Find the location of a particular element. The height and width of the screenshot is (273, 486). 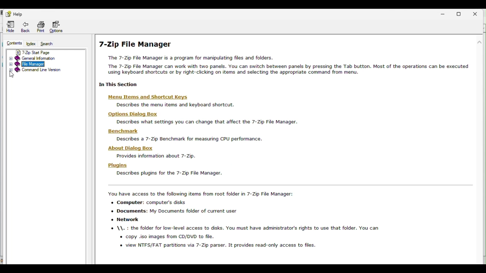

General information  is located at coordinates (35, 58).